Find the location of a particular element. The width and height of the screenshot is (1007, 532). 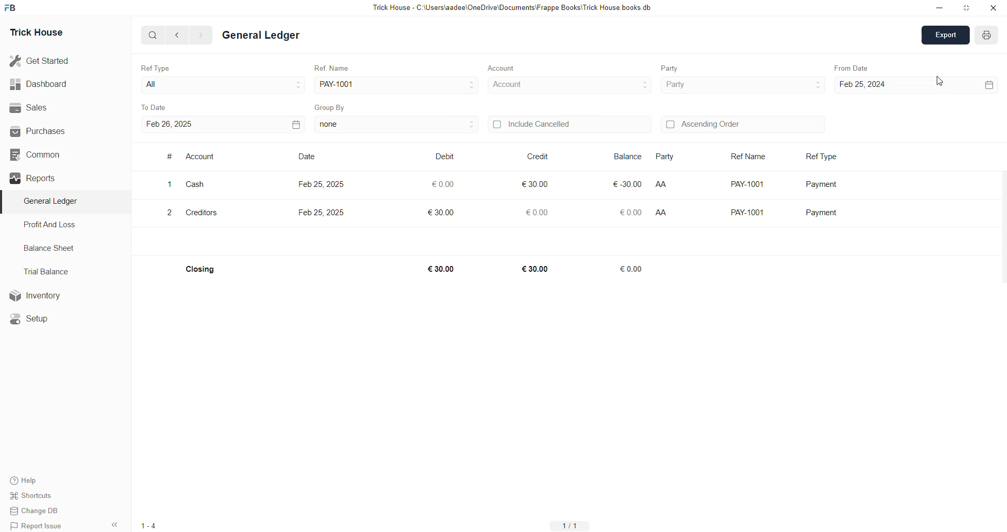

€-30.00 is located at coordinates (626, 182).